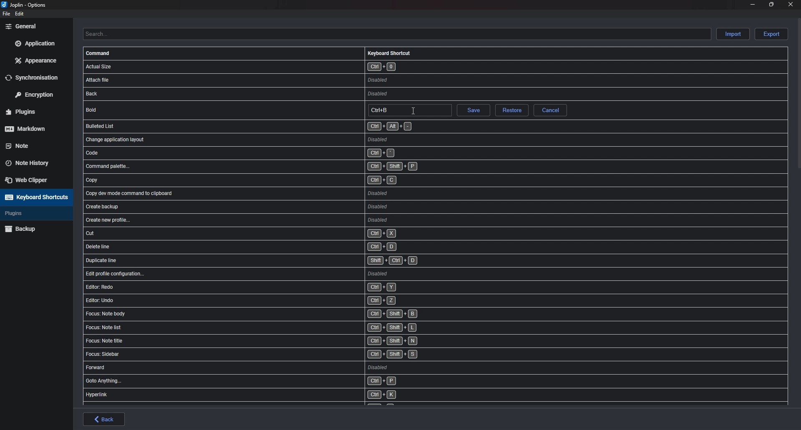 This screenshot has width=801, height=430. I want to click on edit, so click(20, 14).